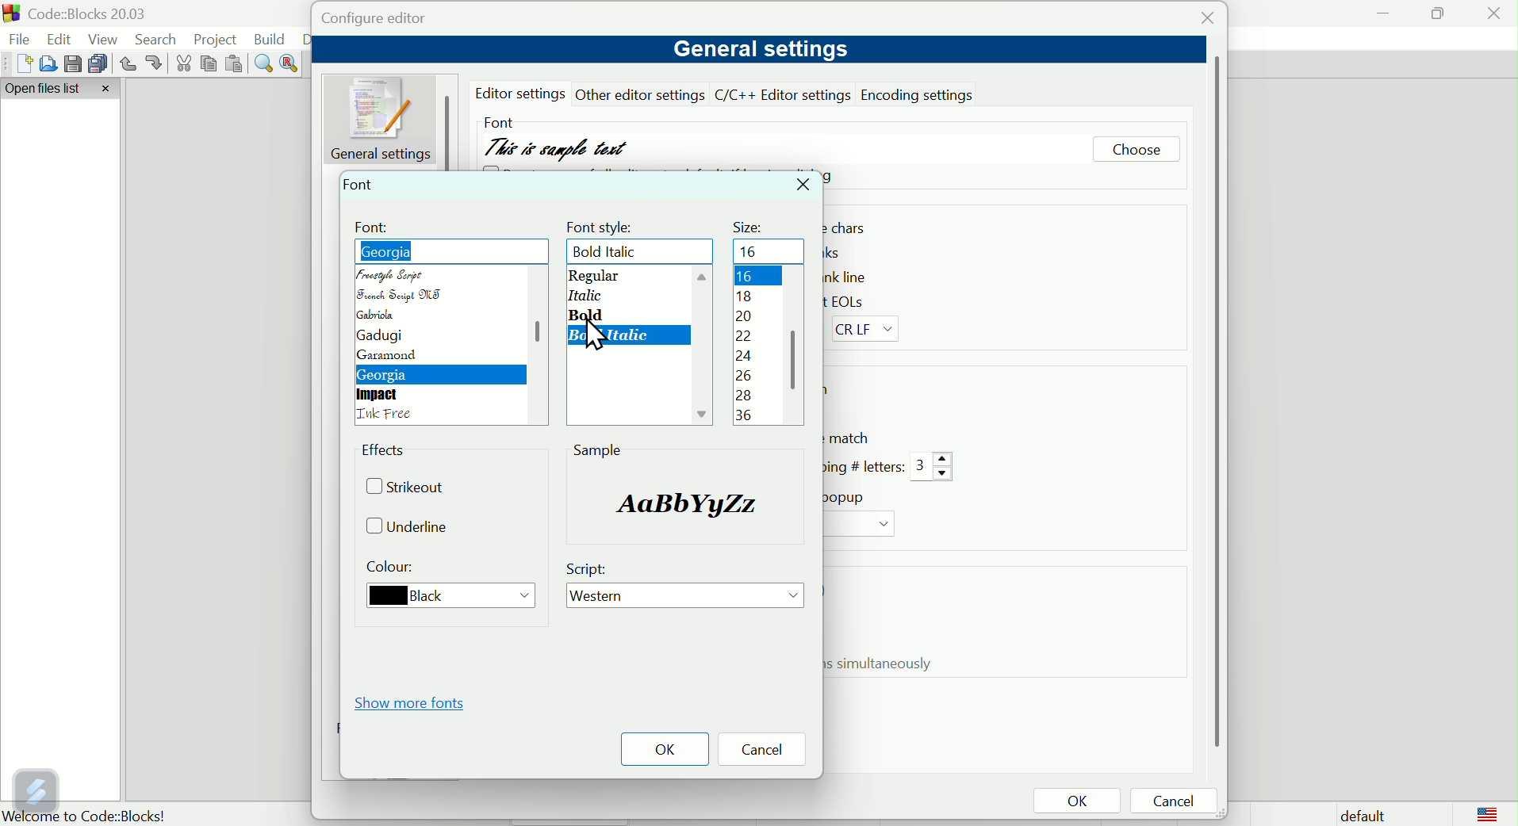 The width and height of the screenshot is (1518, 826). Describe the element at coordinates (1495, 17) in the screenshot. I see `Close` at that location.